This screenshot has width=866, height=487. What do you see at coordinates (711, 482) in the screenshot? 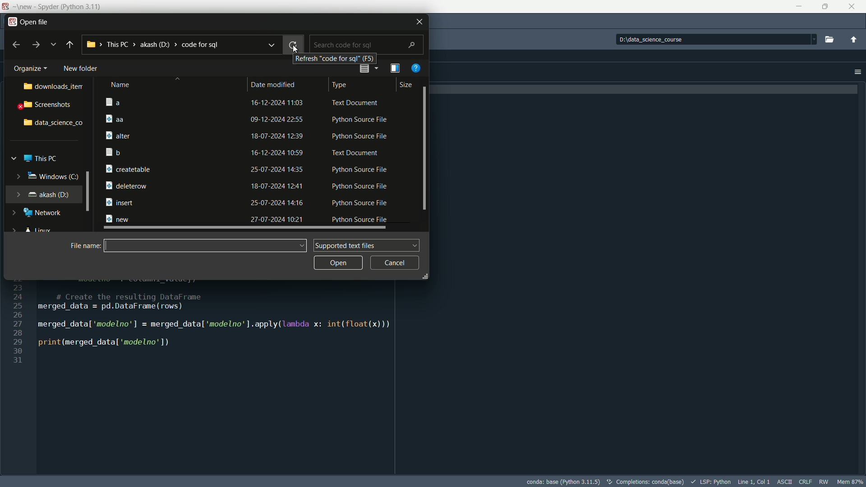
I see `LSP:Python` at bounding box center [711, 482].